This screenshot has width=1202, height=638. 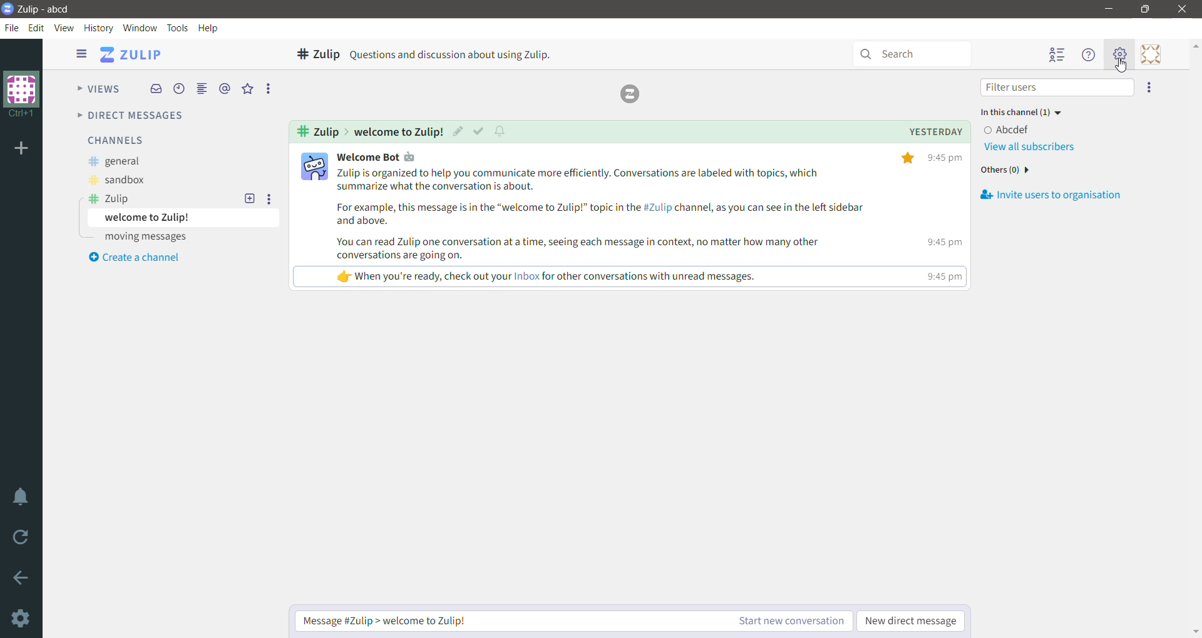 I want to click on Questions and discussion about using Zulip, so click(x=452, y=54).